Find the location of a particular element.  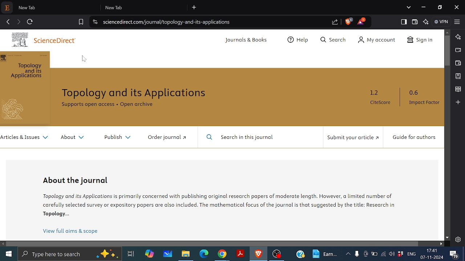

Reading list is located at coordinates (458, 89).